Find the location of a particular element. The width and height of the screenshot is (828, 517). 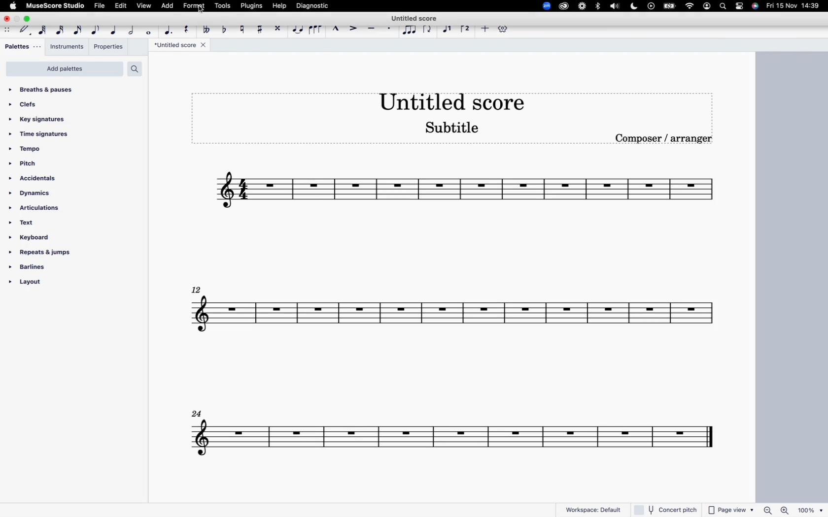

play is located at coordinates (651, 6).